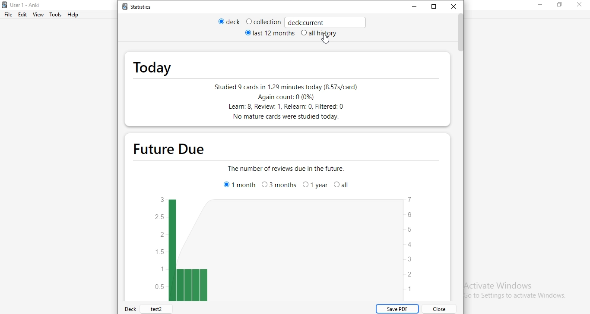 This screenshot has height=314, width=590. Describe the element at coordinates (282, 249) in the screenshot. I see `graph` at that location.